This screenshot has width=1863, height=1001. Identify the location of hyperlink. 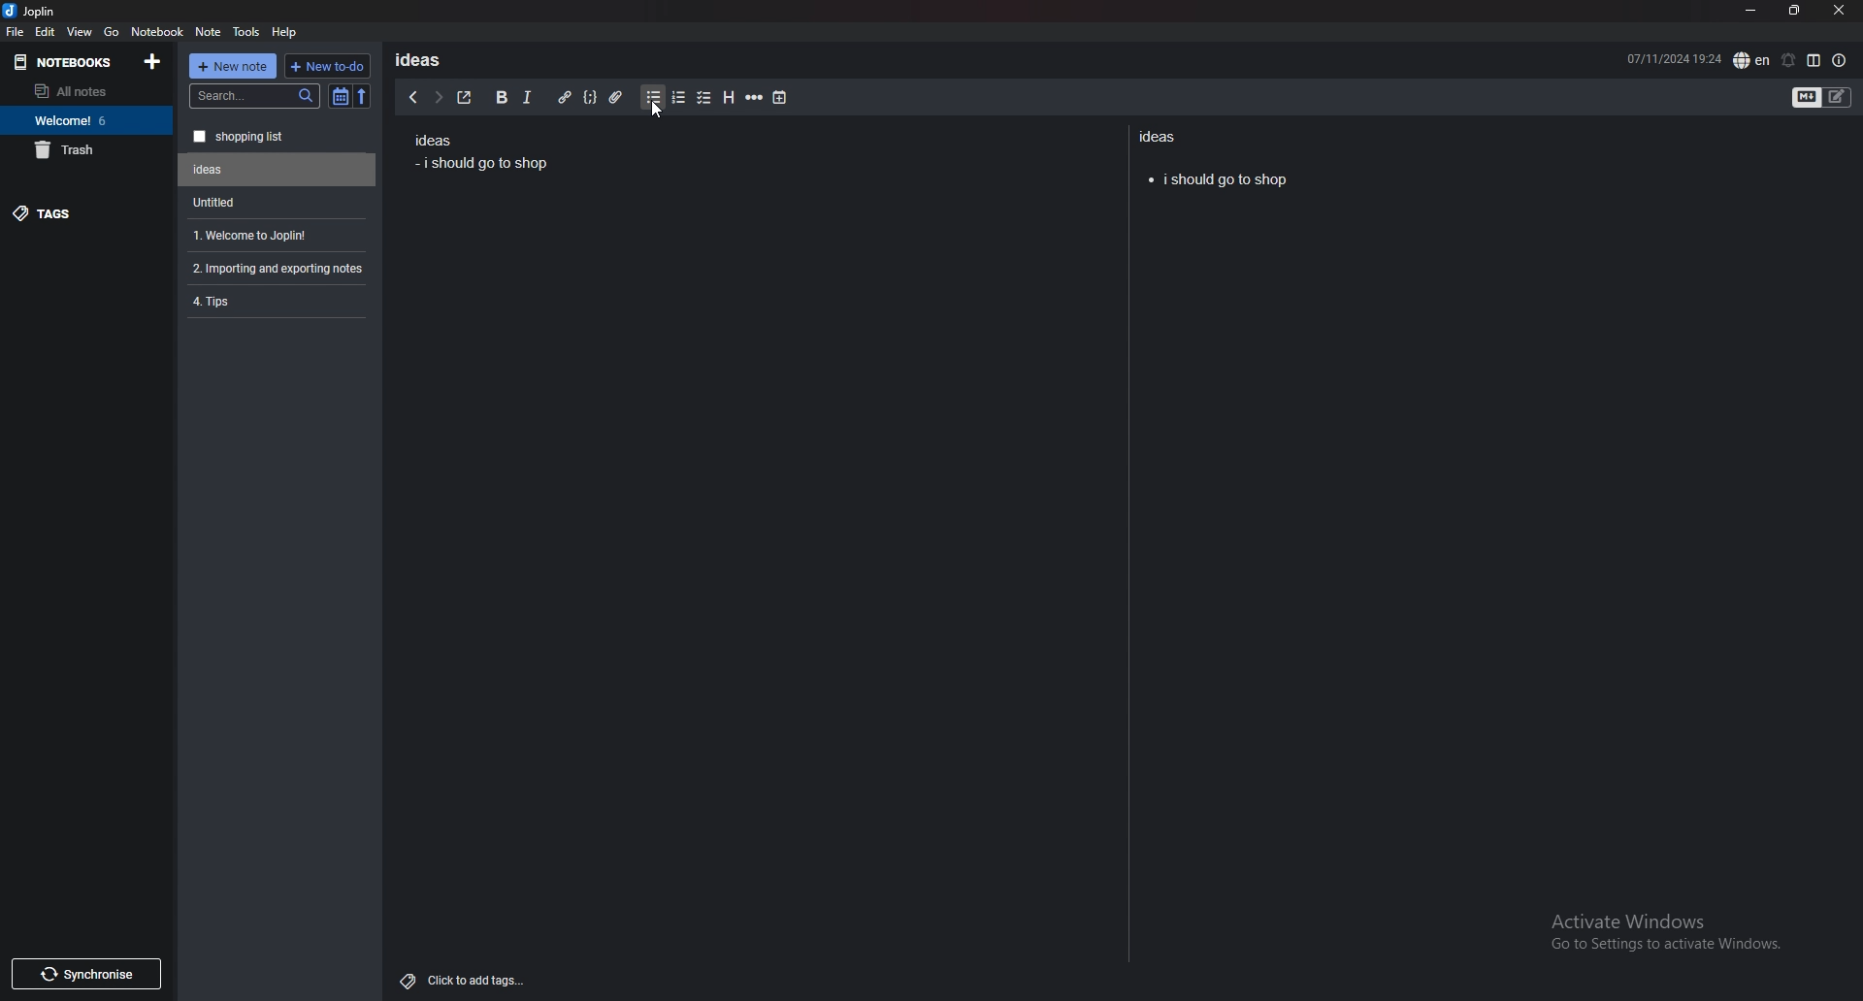
(564, 98).